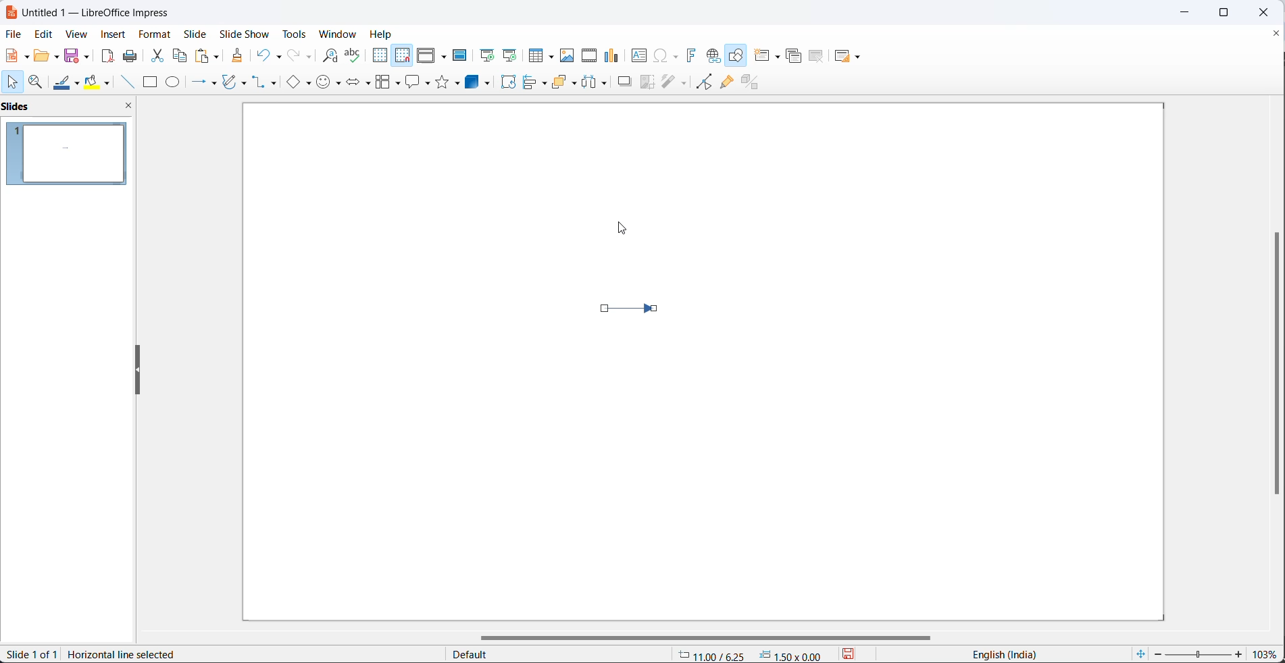 The height and width of the screenshot is (663, 1285). Describe the element at coordinates (461, 56) in the screenshot. I see `master slide` at that location.